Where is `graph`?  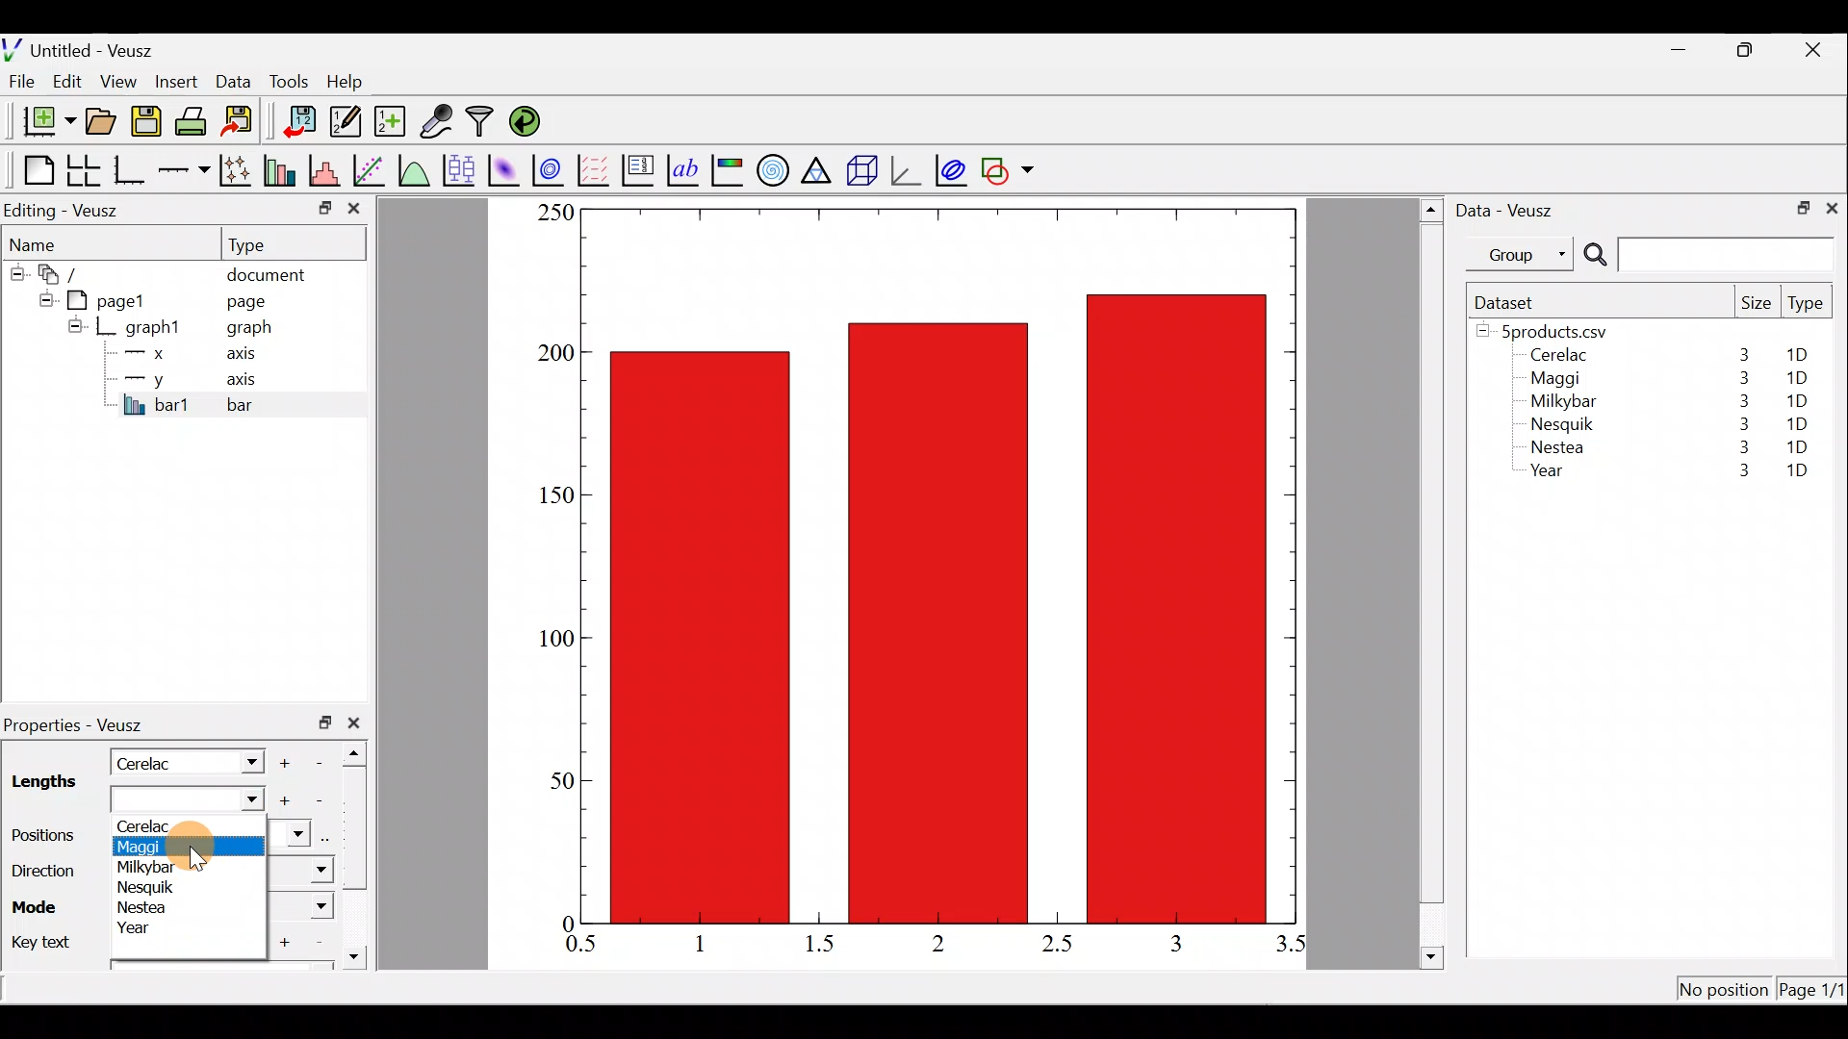 graph is located at coordinates (249, 330).